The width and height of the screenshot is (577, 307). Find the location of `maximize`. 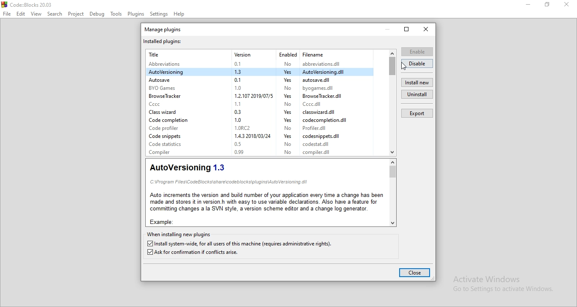

maximize is located at coordinates (547, 4).